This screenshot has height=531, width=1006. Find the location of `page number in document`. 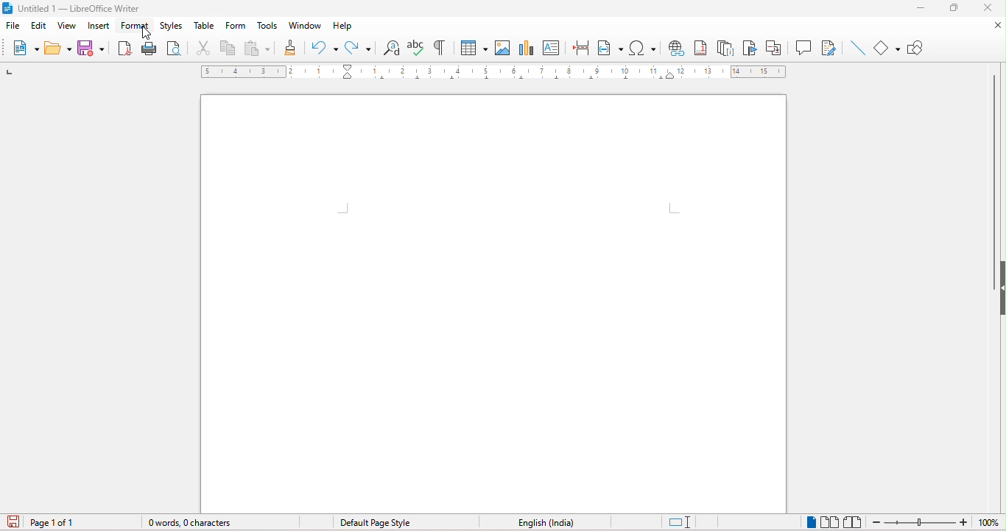

page number in document is located at coordinates (54, 522).